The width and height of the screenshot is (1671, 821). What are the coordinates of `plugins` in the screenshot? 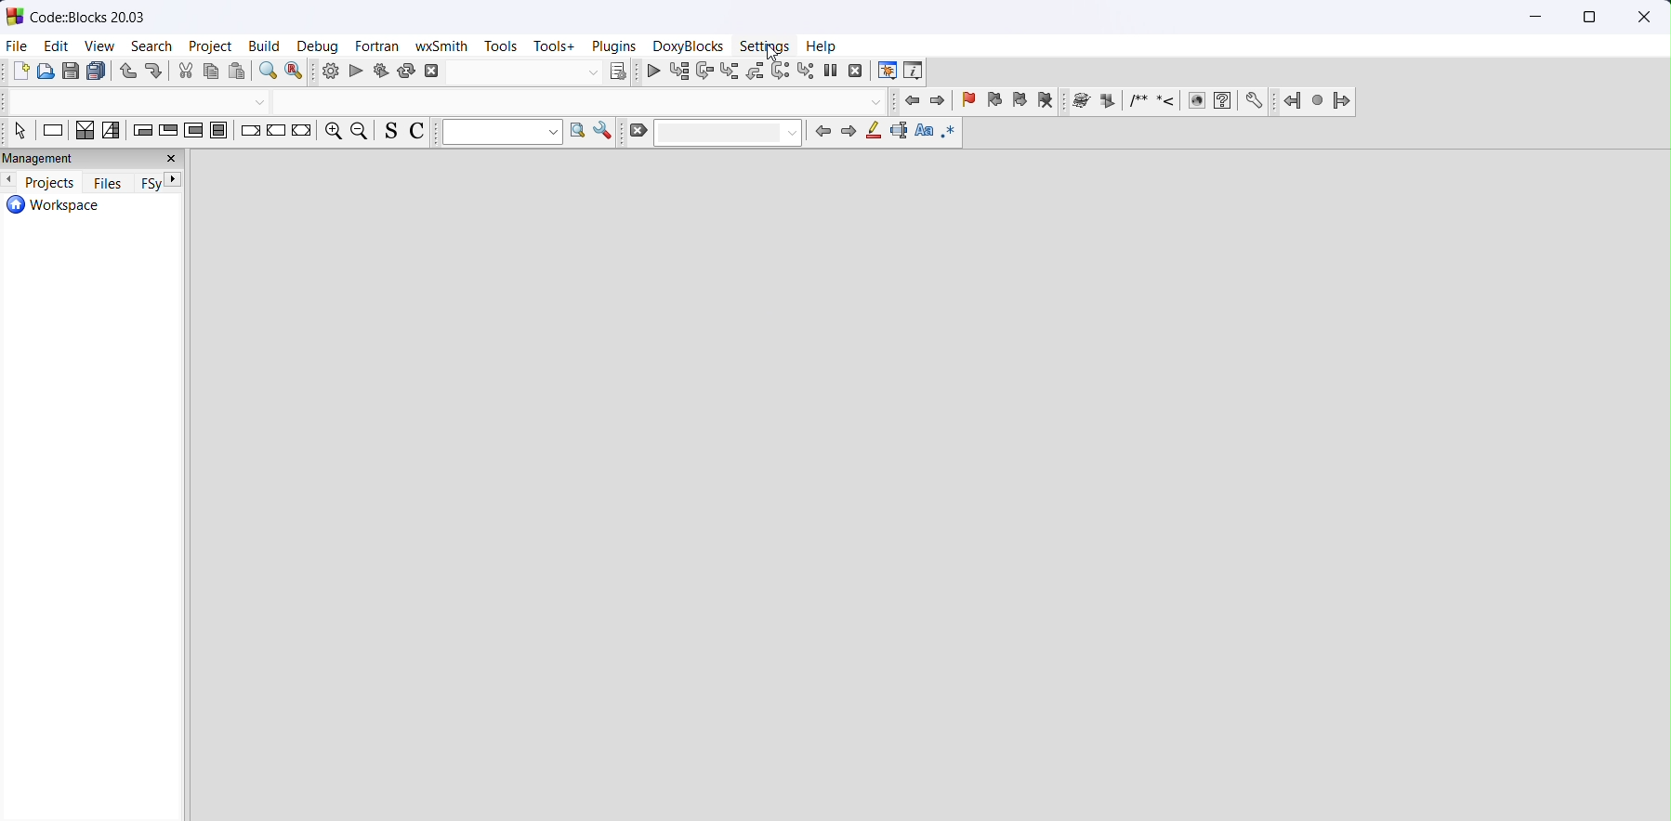 It's located at (613, 47).